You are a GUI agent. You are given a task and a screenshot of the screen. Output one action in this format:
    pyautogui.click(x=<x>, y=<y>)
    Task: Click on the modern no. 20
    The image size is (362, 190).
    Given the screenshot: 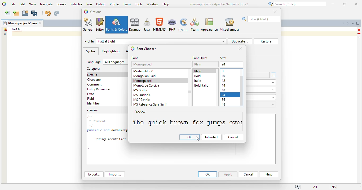 What is the action you would take?
    pyautogui.click(x=144, y=71)
    